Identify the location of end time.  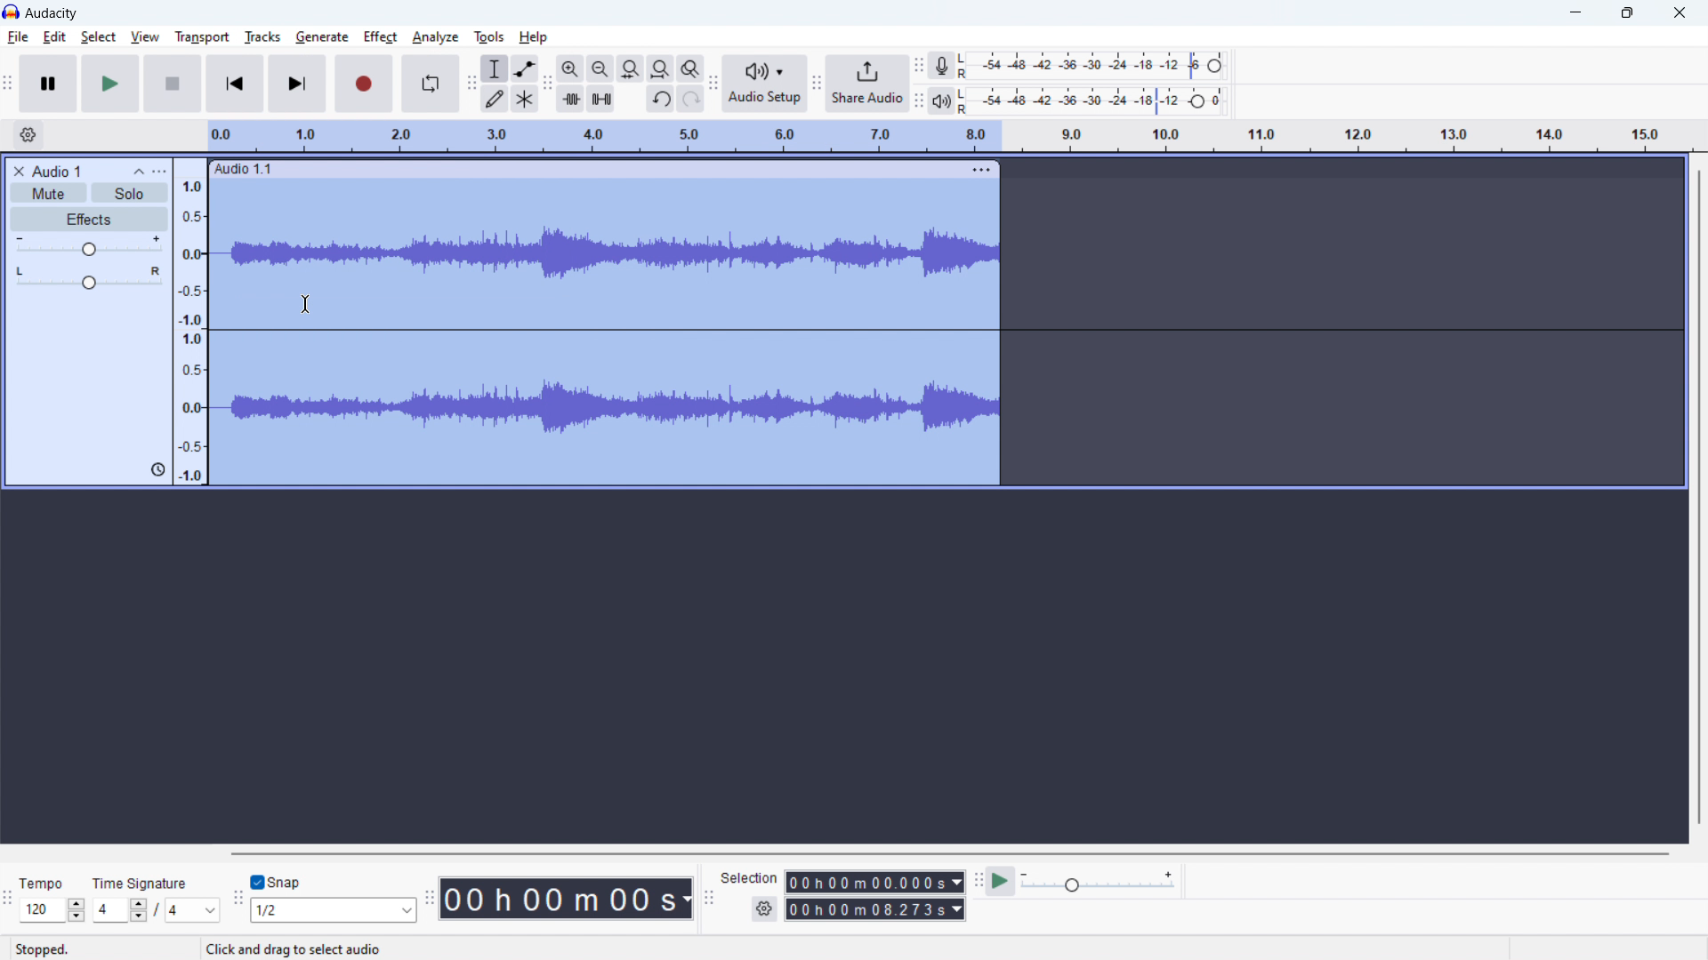
(874, 909).